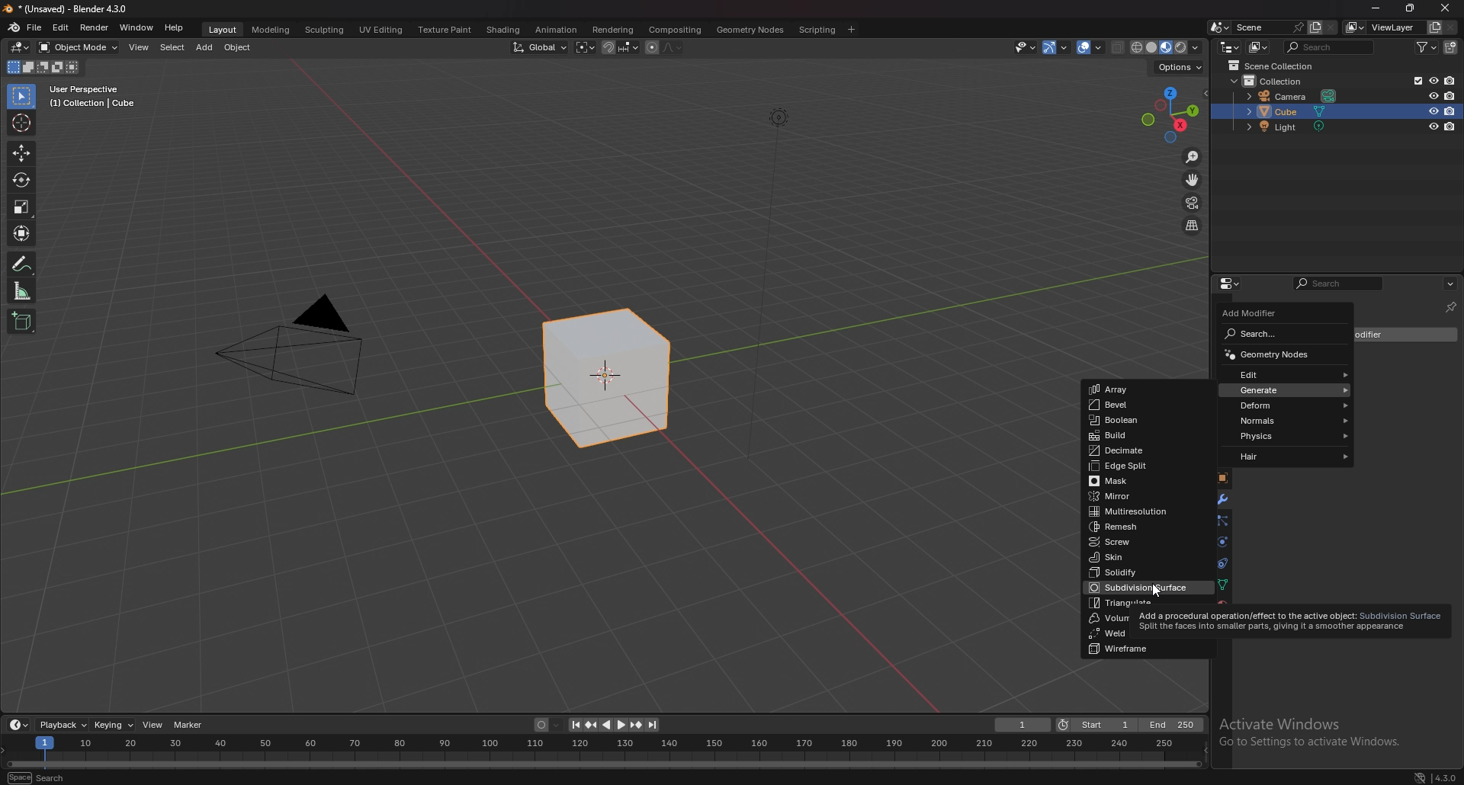  I want to click on editor type, so click(1229, 47).